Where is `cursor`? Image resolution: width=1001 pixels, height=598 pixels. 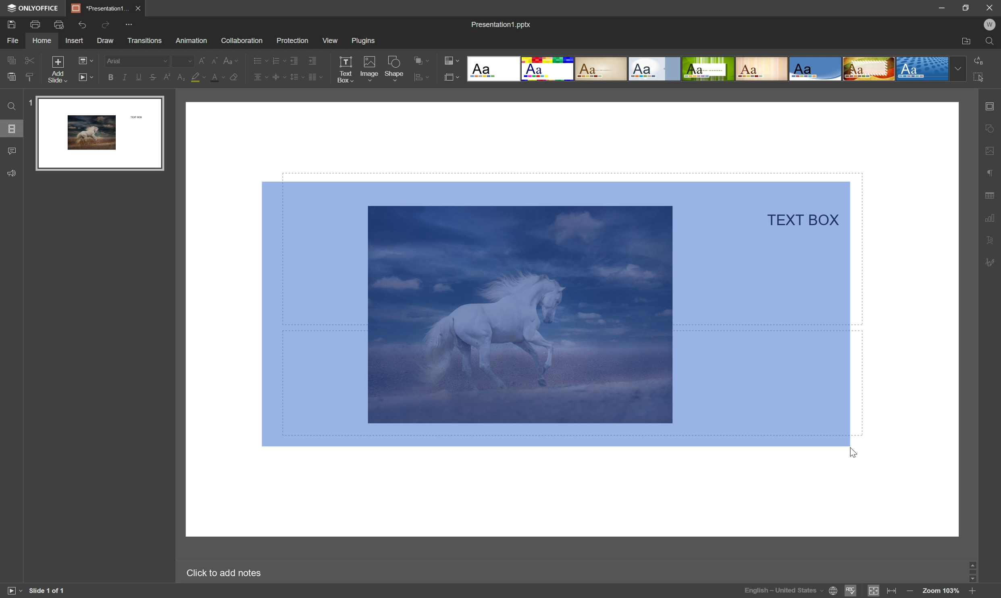
cursor is located at coordinates (851, 452).